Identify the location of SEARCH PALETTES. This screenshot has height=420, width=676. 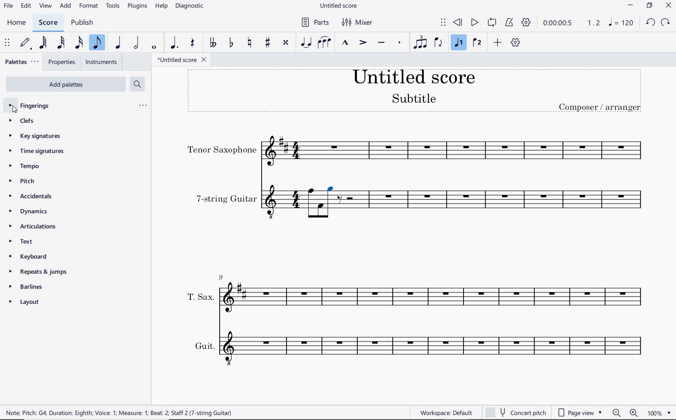
(138, 84).